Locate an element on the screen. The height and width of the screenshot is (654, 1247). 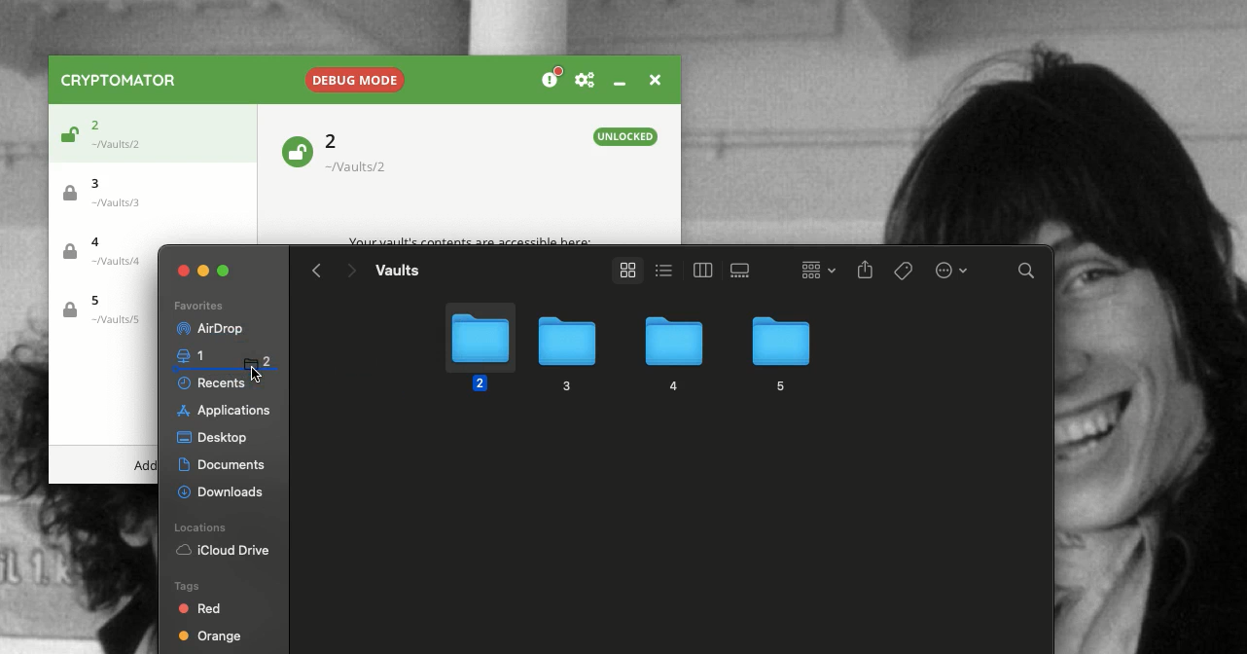
Vault 4 is located at coordinates (109, 254).